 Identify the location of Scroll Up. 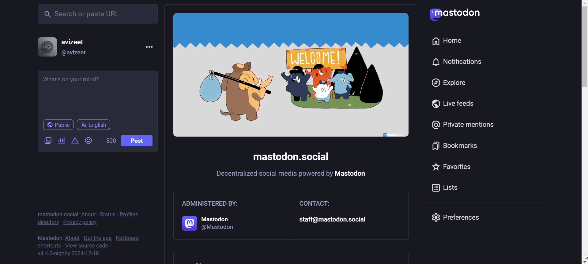
(581, 4).